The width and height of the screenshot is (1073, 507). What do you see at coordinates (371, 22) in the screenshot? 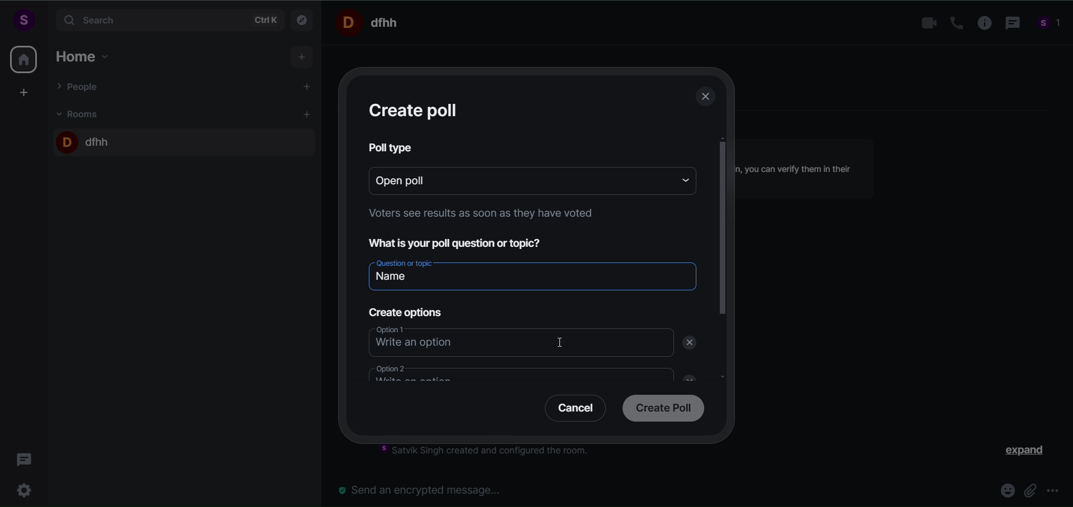
I see `room name` at bounding box center [371, 22].